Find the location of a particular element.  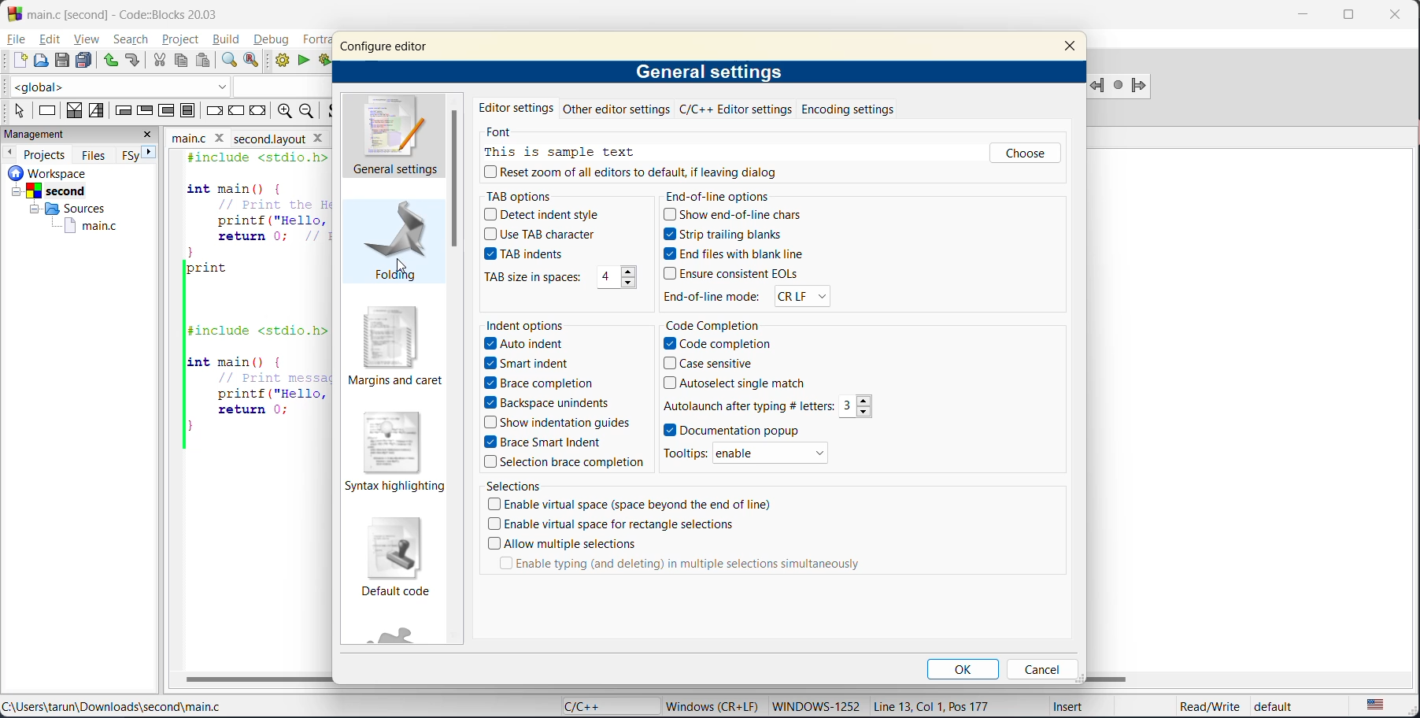

main.c is located at coordinates (81, 226).